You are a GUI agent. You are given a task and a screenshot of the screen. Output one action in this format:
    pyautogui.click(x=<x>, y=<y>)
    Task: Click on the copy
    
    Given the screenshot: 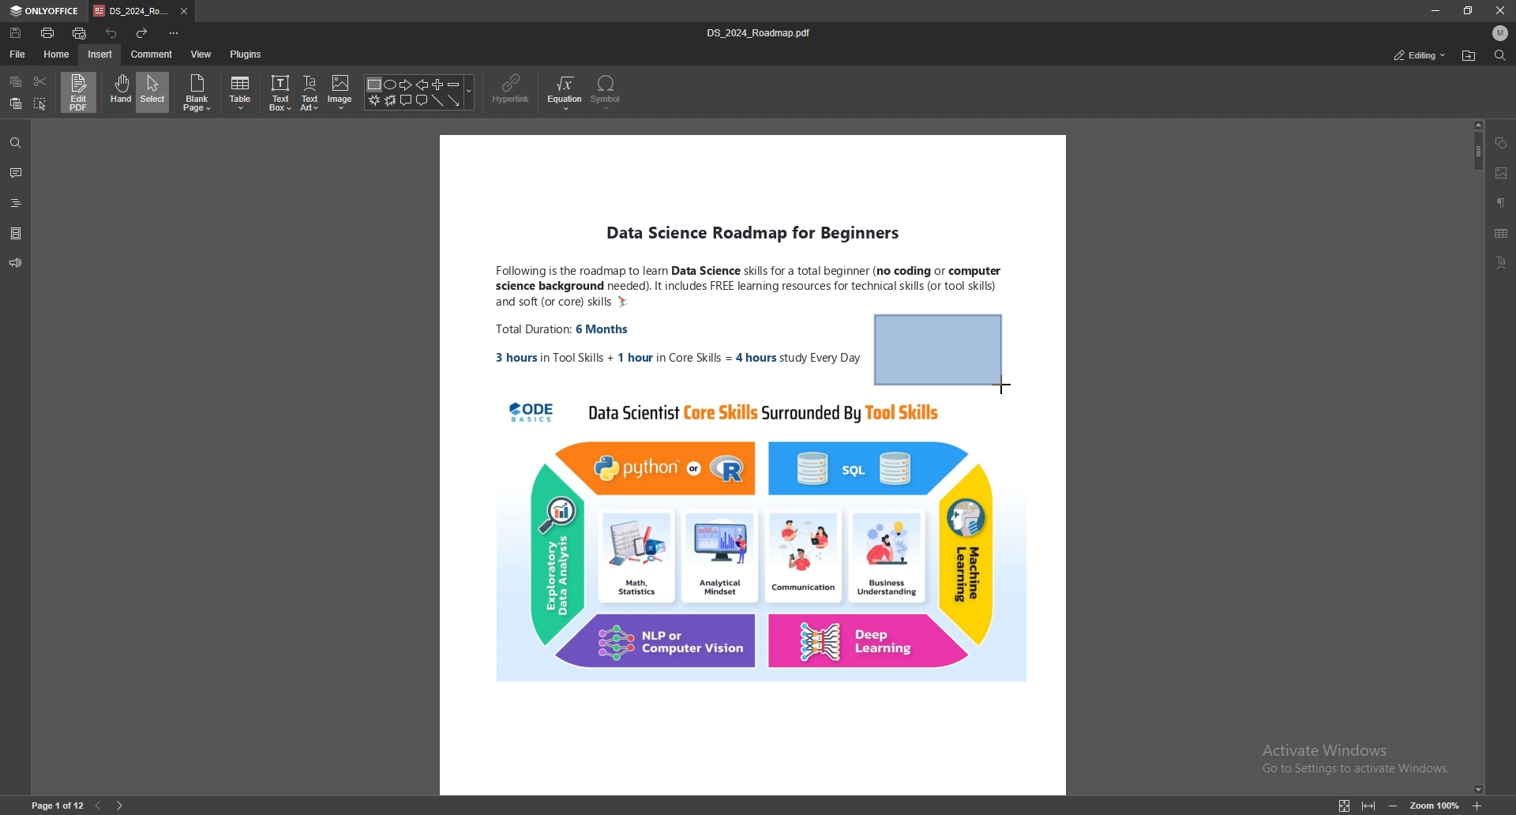 What is the action you would take?
    pyautogui.click(x=17, y=81)
    